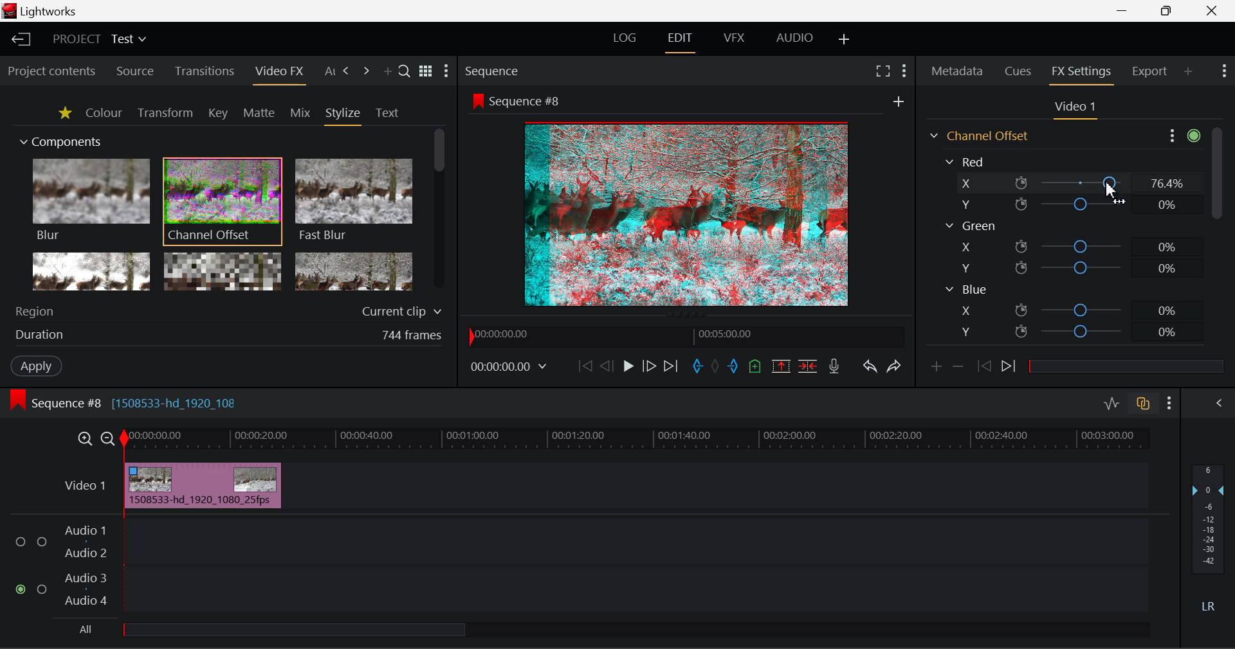  Describe the element at coordinates (1011, 368) in the screenshot. I see `Next keyframe` at that location.